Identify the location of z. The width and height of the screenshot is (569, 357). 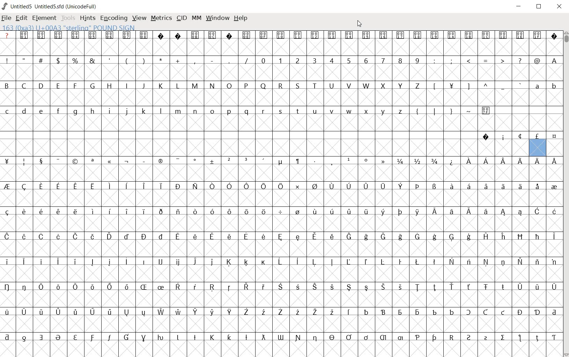
(401, 110).